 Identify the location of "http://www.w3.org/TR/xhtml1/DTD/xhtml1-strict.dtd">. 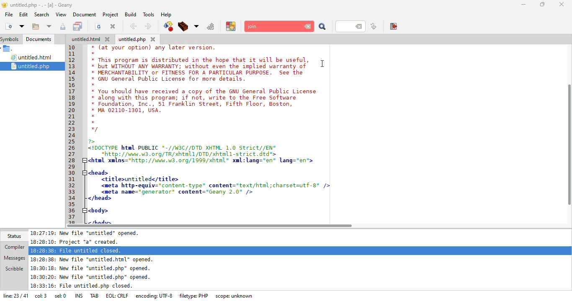
(183, 154).